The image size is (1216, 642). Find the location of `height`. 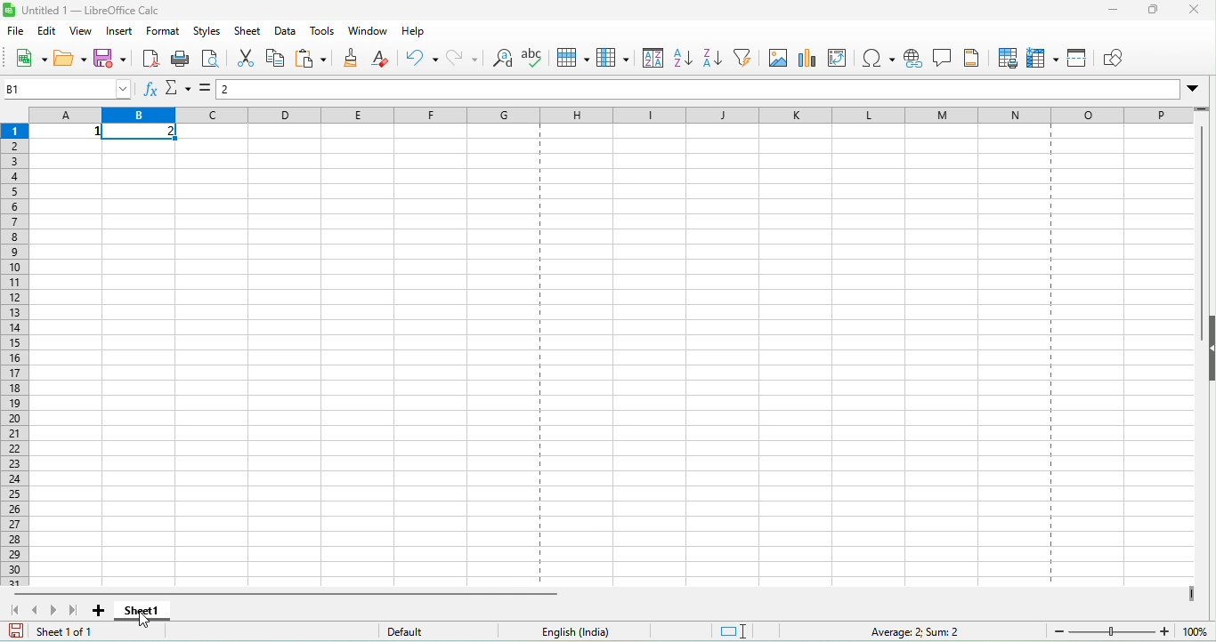

height is located at coordinates (1207, 349).